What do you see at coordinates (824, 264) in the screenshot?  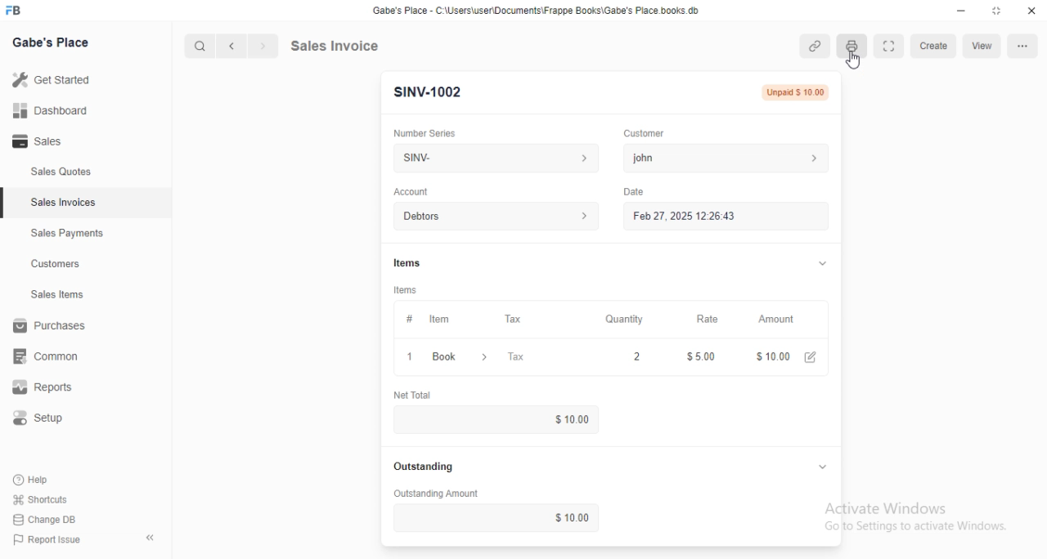 I see `toggle expand/collapse` at bounding box center [824, 264].